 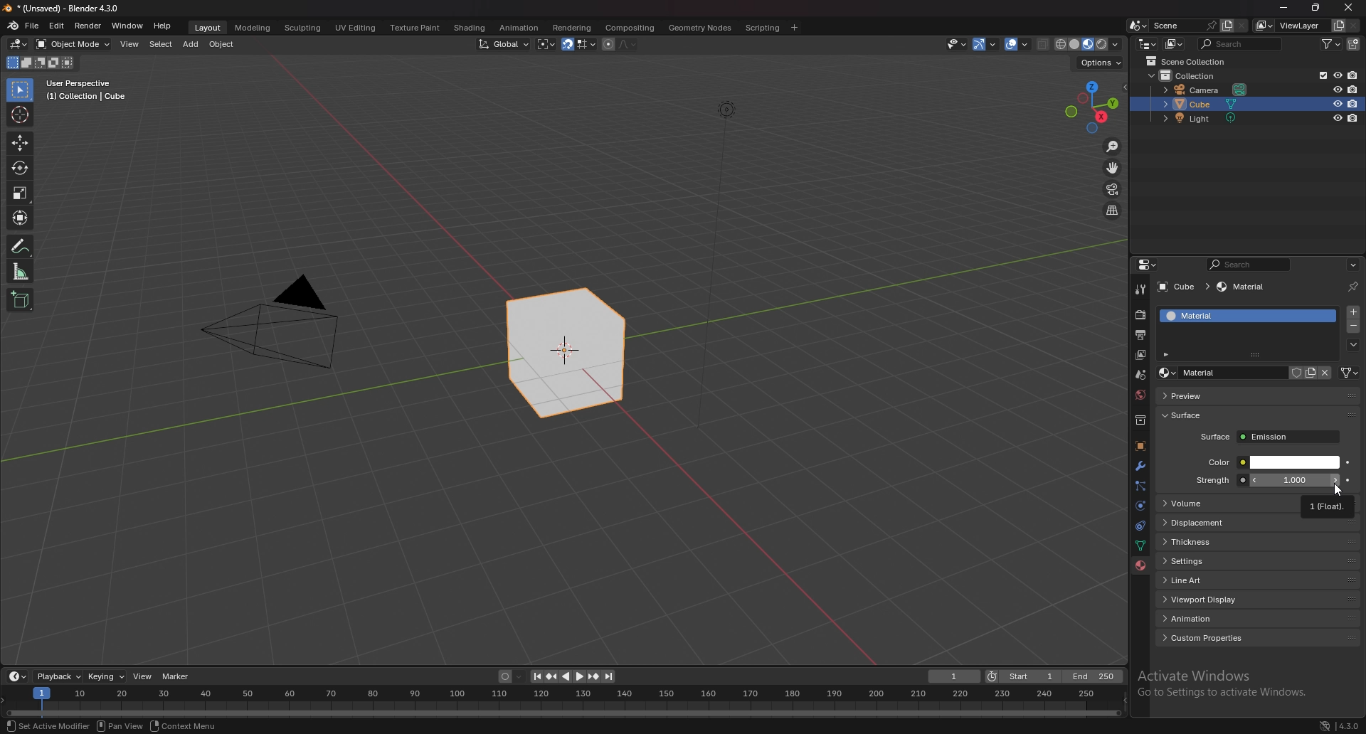 I want to click on delete scene, so click(x=1242, y=26).